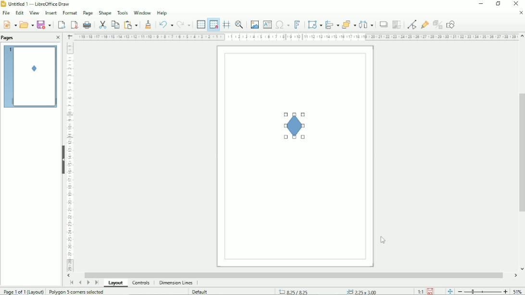  Describe the element at coordinates (61, 24) in the screenshot. I see `Export` at that location.